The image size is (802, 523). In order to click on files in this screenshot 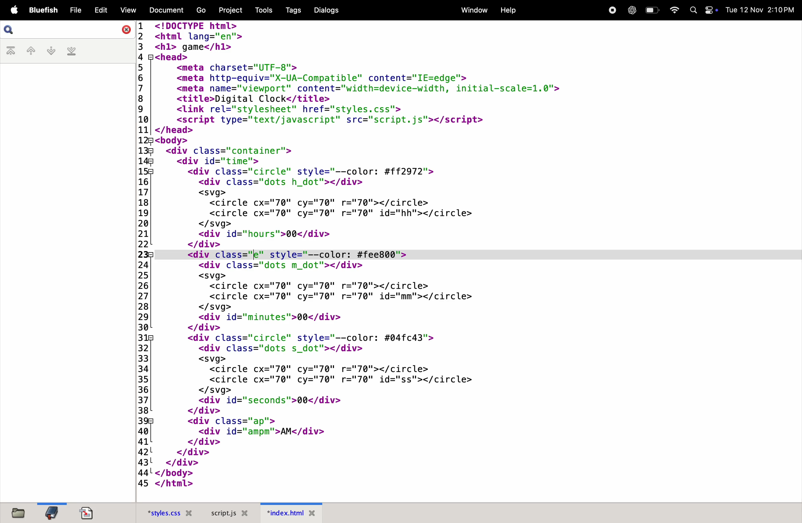, I will do `click(17, 512)`.